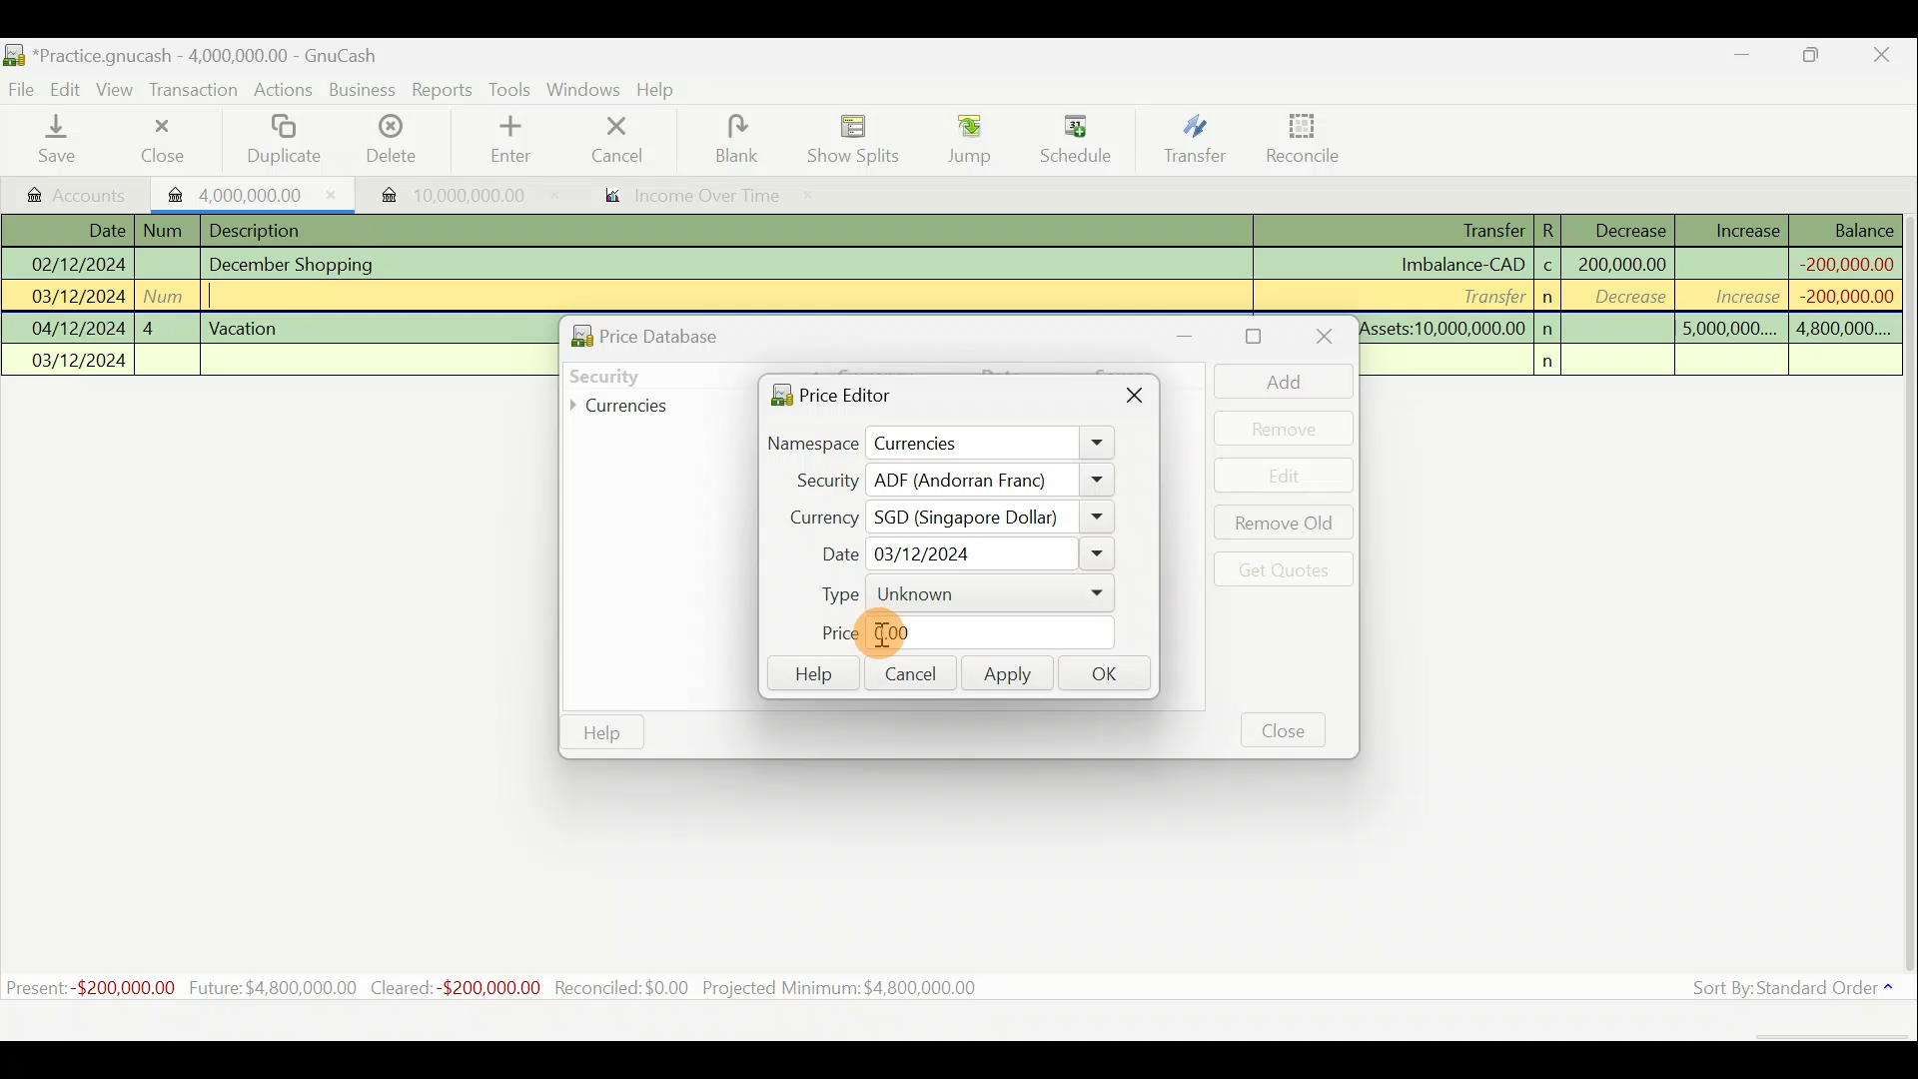 The height and width of the screenshot is (1079, 1918). I want to click on Scroll bar, so click(1906, 598).